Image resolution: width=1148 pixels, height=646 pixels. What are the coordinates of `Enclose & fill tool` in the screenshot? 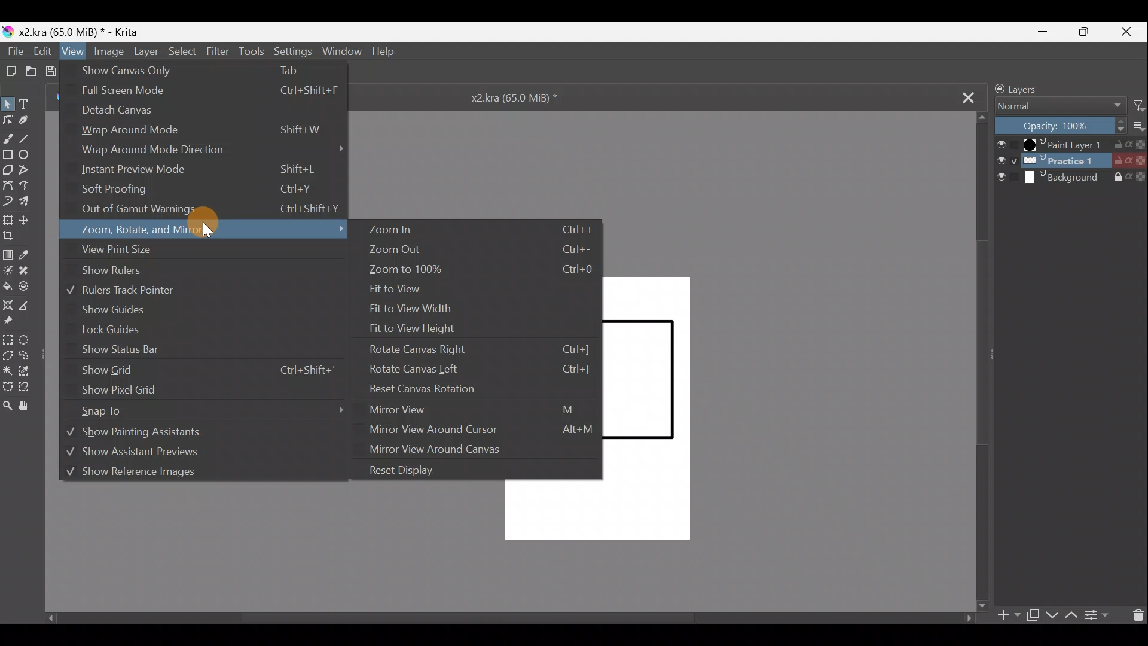 It's located at (31, 287).